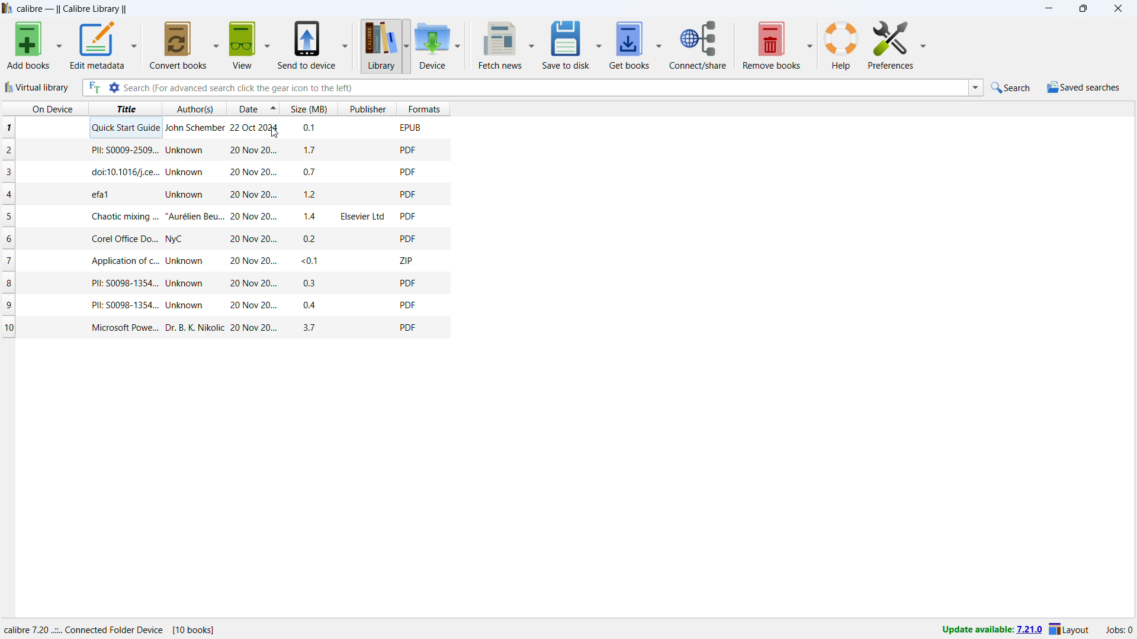 This screenshot has height=639, width=1137. I want to click on title, so click(72, 9).